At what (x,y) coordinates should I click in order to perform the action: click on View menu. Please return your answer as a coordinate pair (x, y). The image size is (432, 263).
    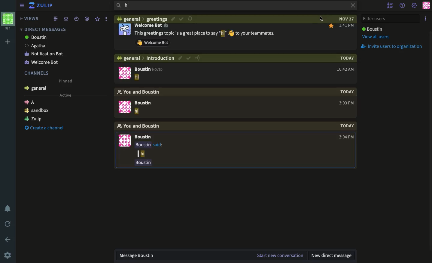
    Looking at the image, I should click on (22, 5).